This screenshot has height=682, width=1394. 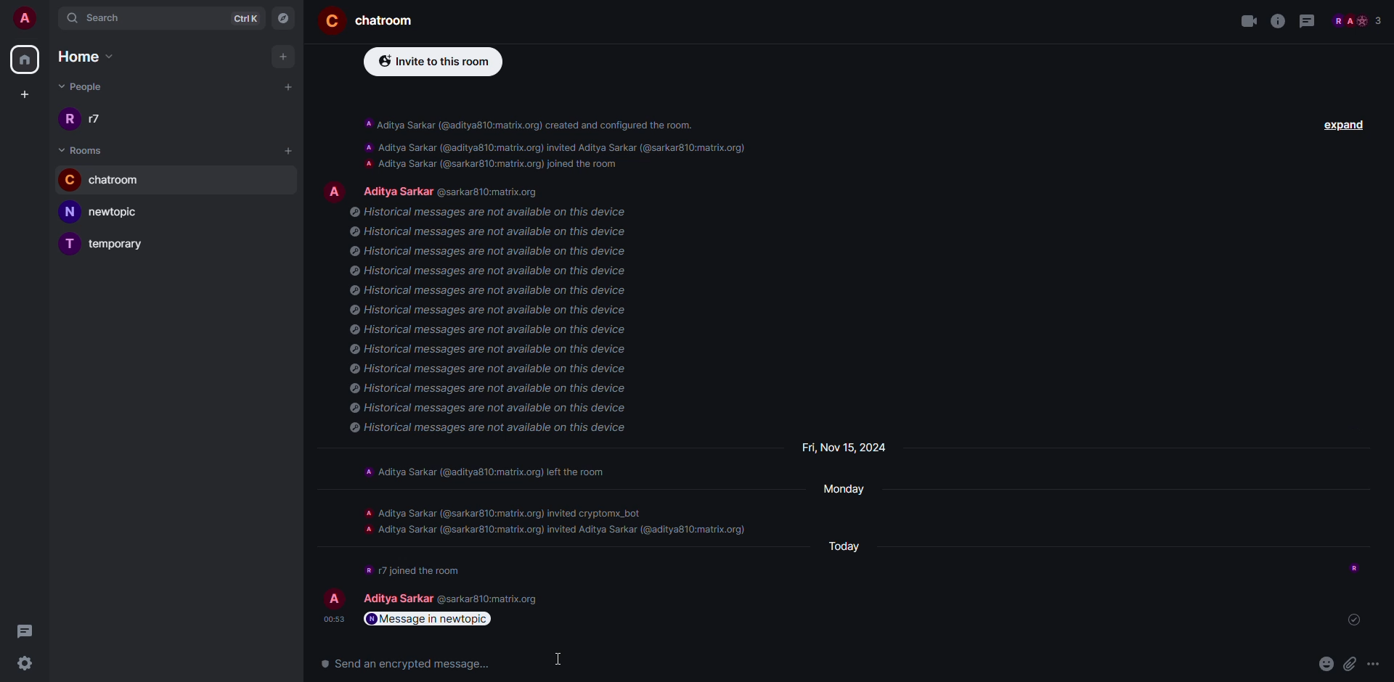 I want to click on home, so click(x=94, y=58).